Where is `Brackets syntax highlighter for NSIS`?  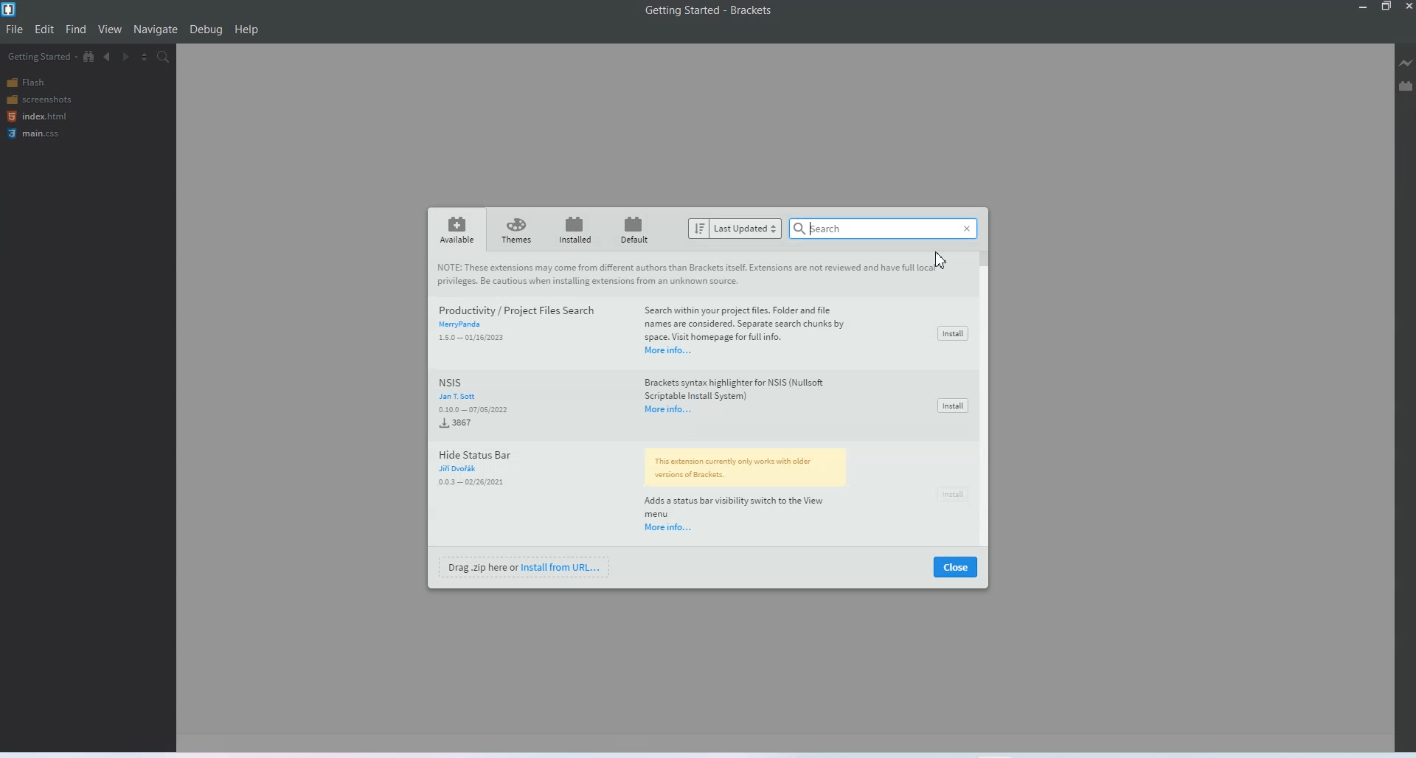
Brackets syntax highlighter for NSIS is located at coordinates (743, 388).